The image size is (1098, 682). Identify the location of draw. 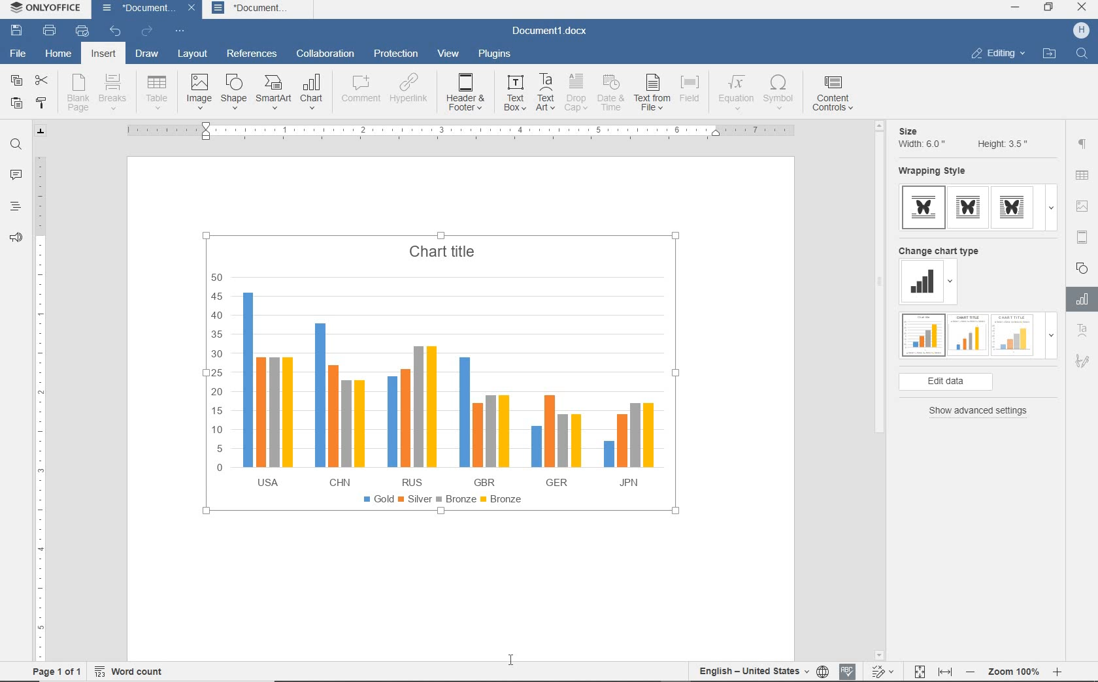
(148, 56).